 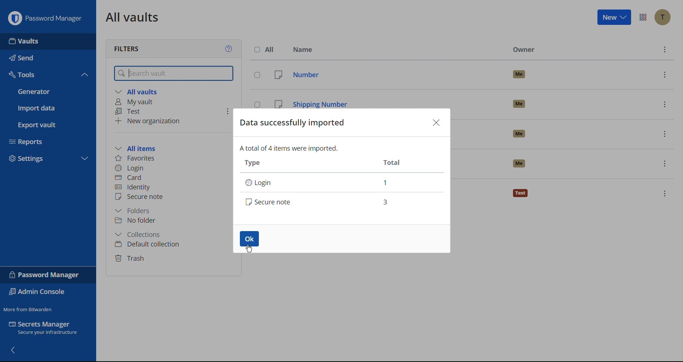 What do you see at coordinates (134, 17) in the screenshot?
I see `All vaults` at bounding box center [134, 17].